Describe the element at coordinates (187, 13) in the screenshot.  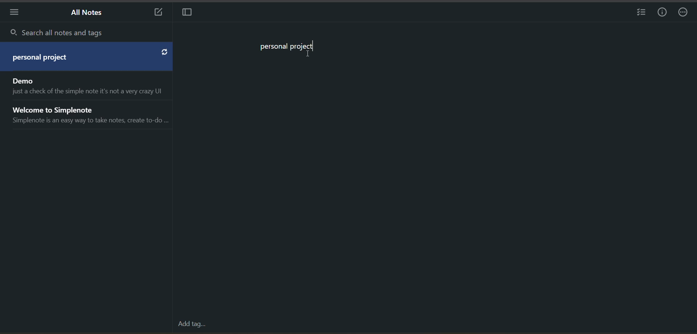
I see `toggle focus mode` at that location.